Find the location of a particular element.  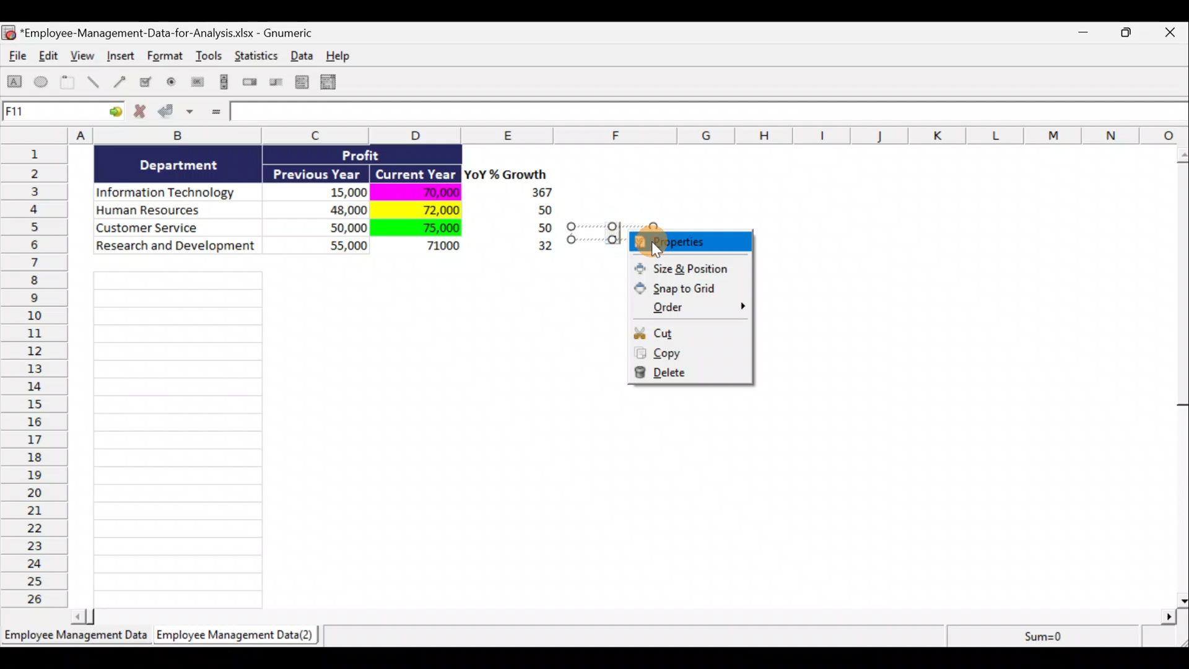

Help is located at coordinates (345, 56).